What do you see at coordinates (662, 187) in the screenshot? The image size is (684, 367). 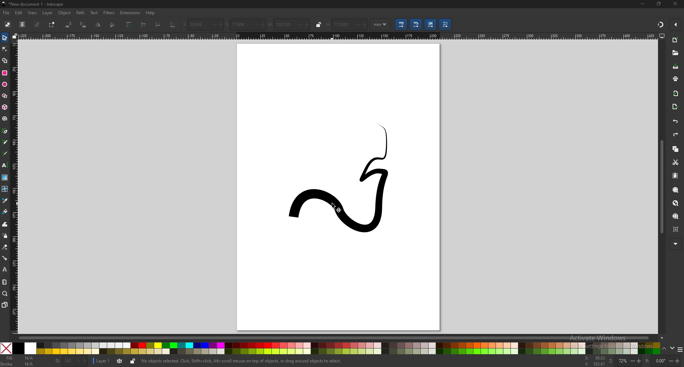 I see `scroll bar` at bounding box center [662, 187].